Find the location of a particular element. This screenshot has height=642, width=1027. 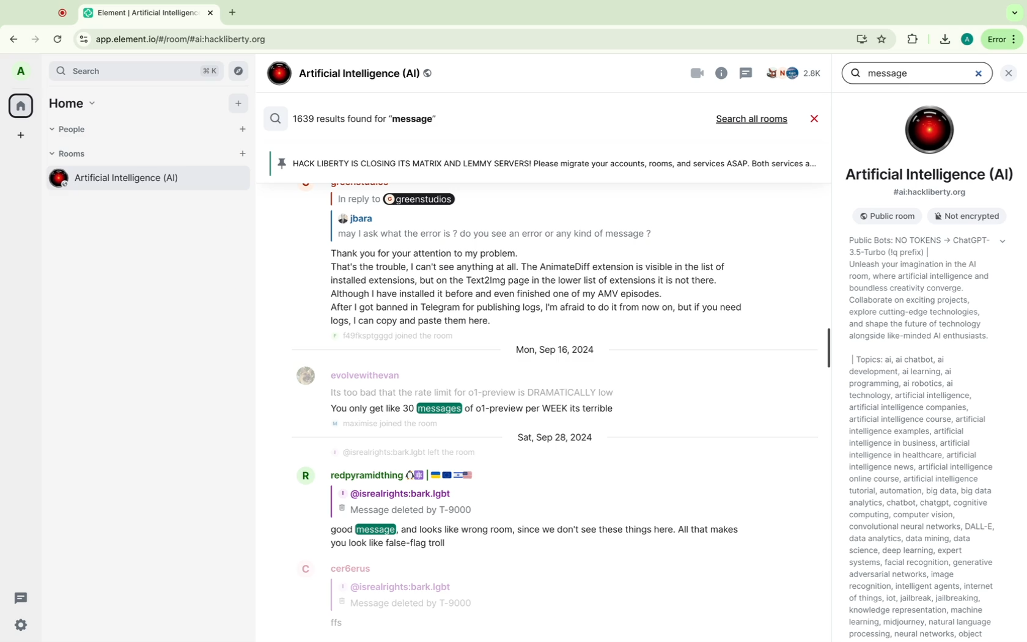

room is located at coordinates (145, 180).